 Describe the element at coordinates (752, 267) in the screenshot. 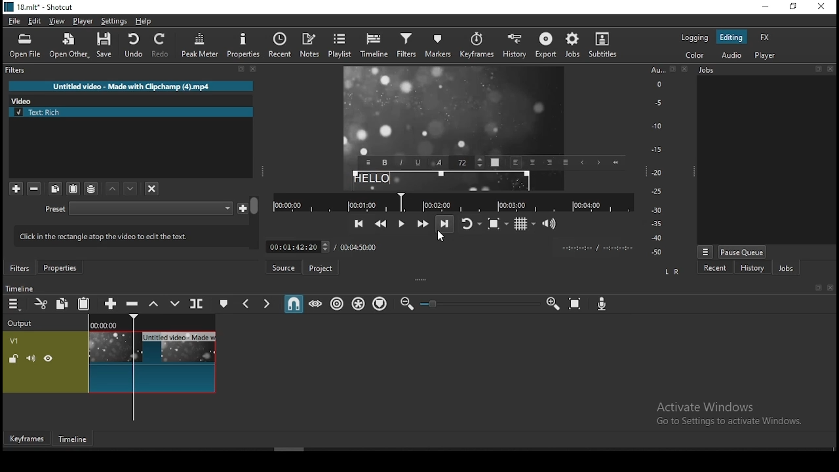

I see `history` at that location.